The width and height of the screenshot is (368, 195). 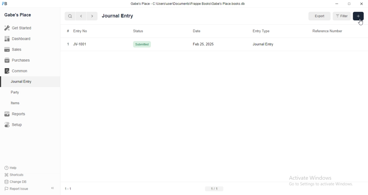 What do you see at coordinates (17, 71) in the screenshot?
I see `Common` at bounding box center [17, 71].